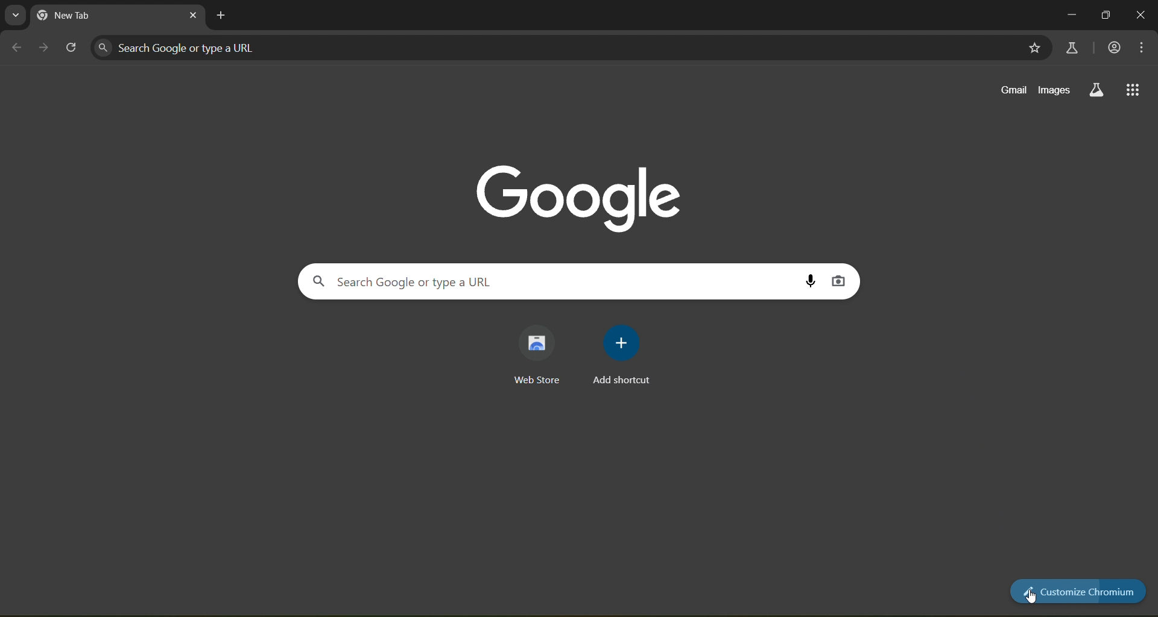  I want to click on image search, so click(837, 280).